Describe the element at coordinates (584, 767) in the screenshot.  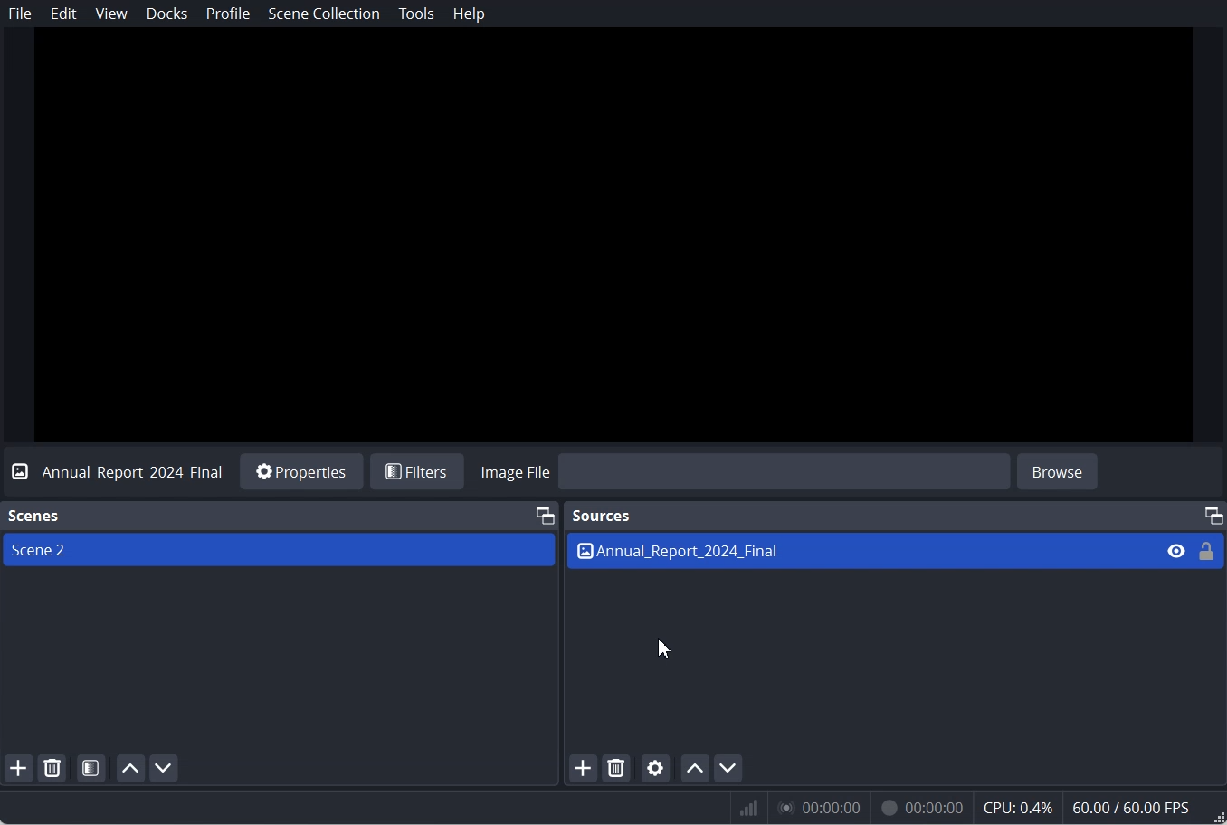
I see `Add Source` at that location.